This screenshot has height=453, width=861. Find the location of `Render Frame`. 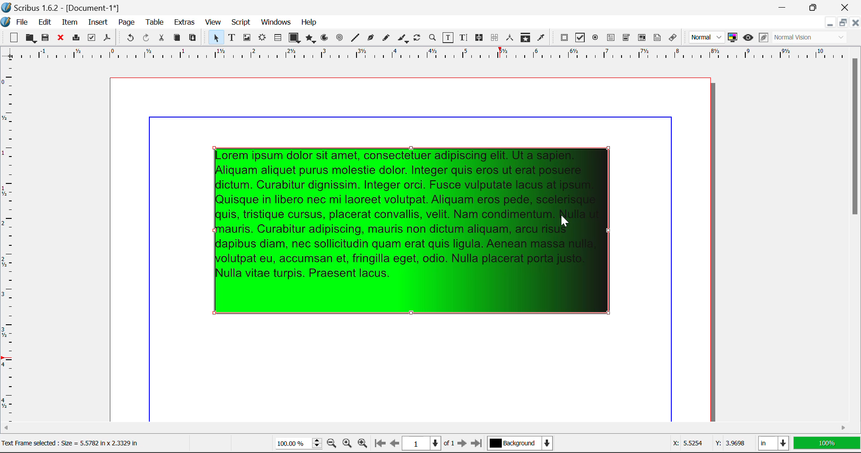

Render Frame is located at coordinates (262, 39).